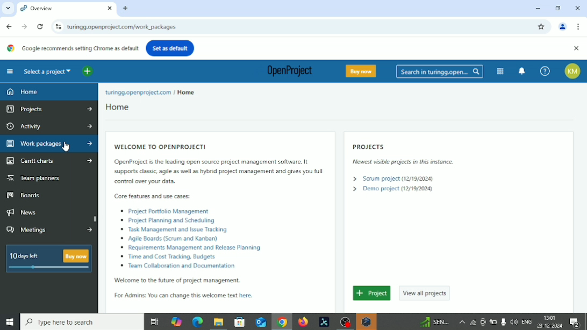 This screenshot has width=587, height=330. I want to click on Sensex, so click(434, 322).